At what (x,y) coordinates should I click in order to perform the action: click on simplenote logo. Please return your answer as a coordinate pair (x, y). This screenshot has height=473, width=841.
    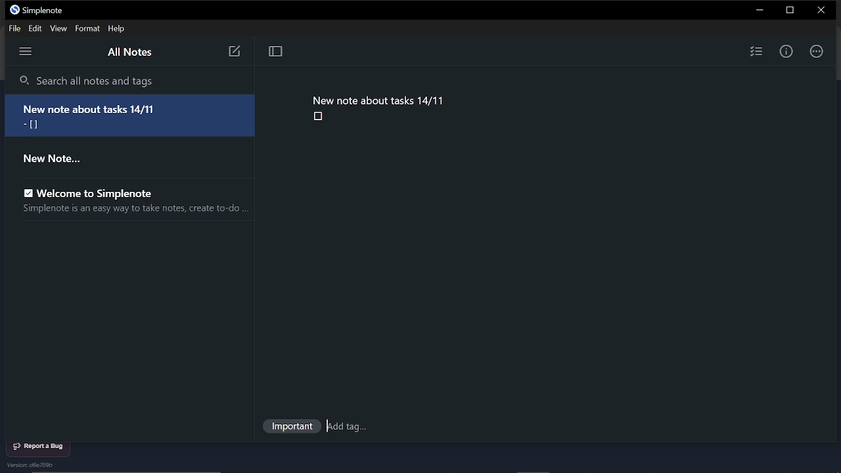
    Looking at the image, I should click on (13, 11).